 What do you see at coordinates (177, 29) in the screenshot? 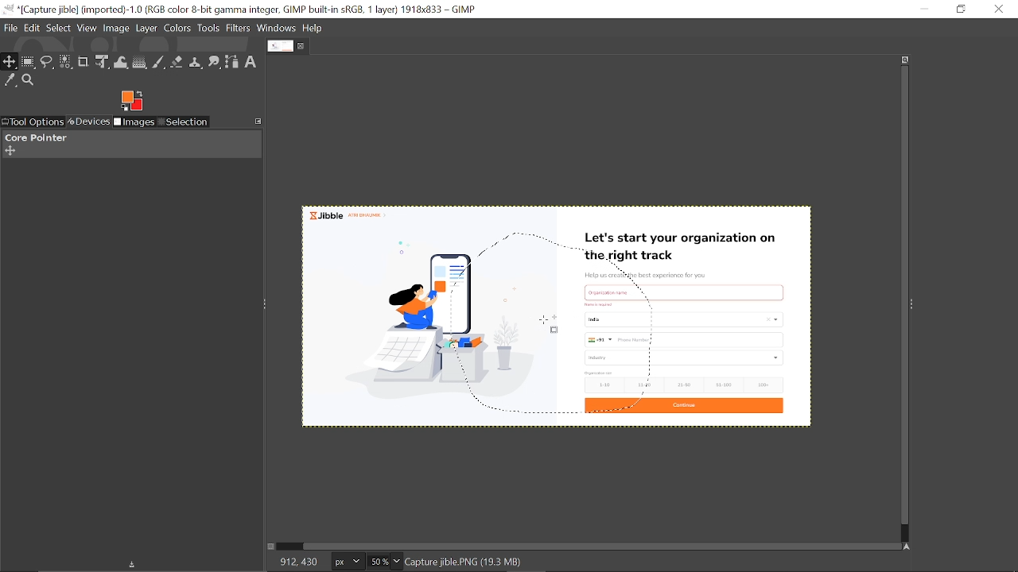
I see `Colors` at bounding box center [177, 29].